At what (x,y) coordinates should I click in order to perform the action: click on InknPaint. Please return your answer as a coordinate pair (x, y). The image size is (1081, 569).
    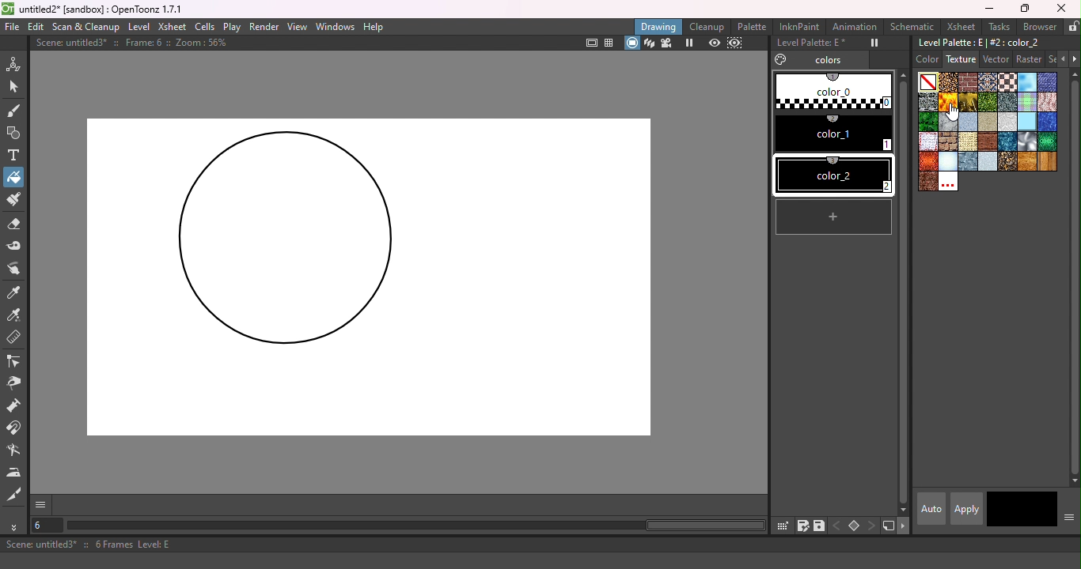
    Looking at the image, I should click on (802, 26).